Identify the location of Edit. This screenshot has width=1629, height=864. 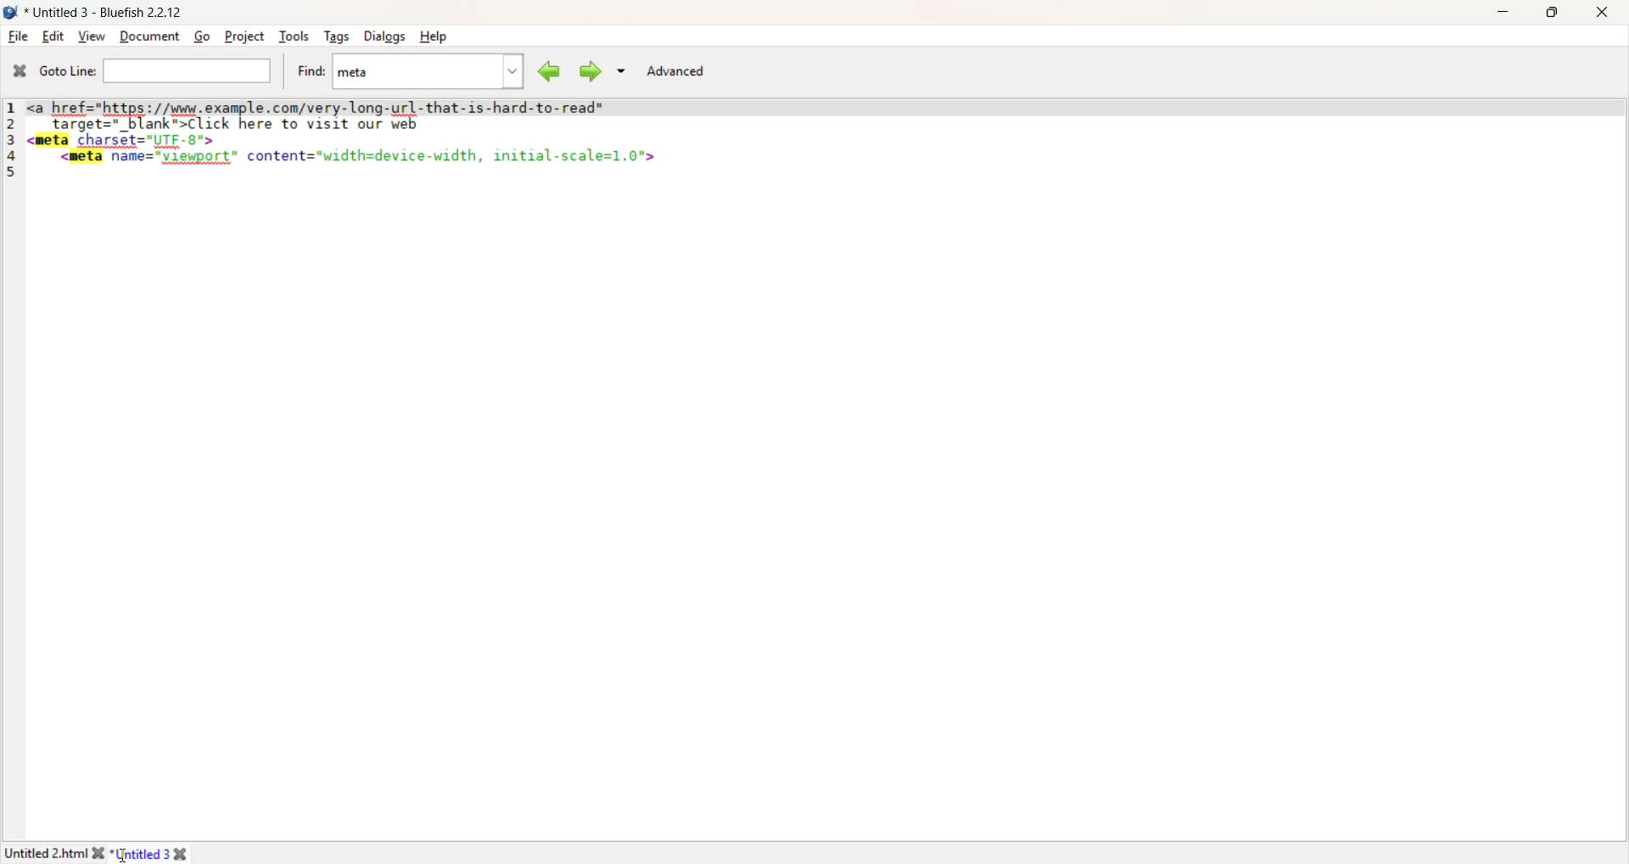
(50, 36).